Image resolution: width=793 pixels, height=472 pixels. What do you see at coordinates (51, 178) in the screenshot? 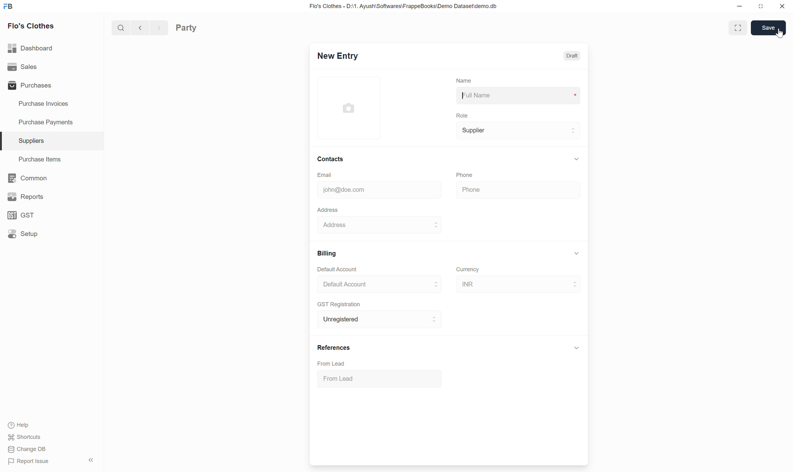
I see `Common` at bounding box center [51, 178].